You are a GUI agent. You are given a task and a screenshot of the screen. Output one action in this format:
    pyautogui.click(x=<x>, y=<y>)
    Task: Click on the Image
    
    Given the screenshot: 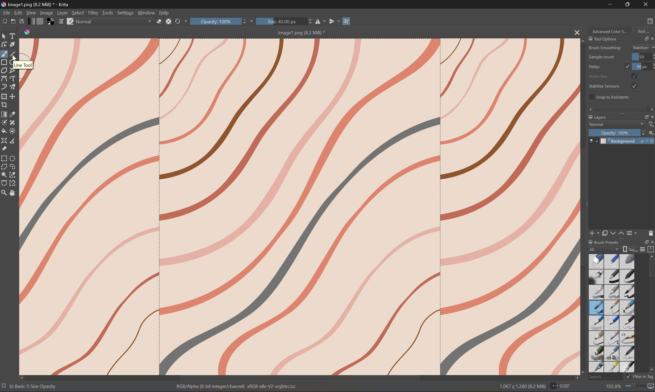 What is the action you would take?
    pyautogui.click(x=306, y=207)
    